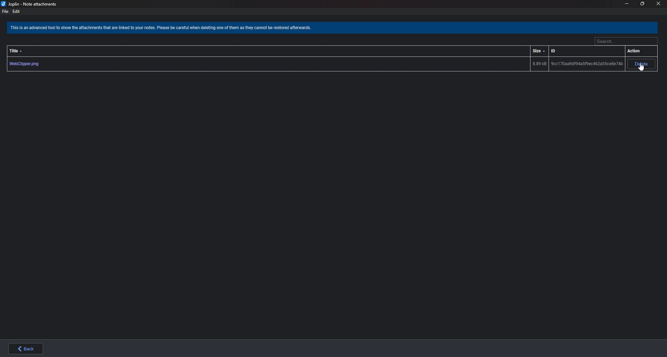 The width and height of the screenshot is (667, 357). Describe the element at coordinates (315, 64) in the screenshot. I see `Attachment` at that location.